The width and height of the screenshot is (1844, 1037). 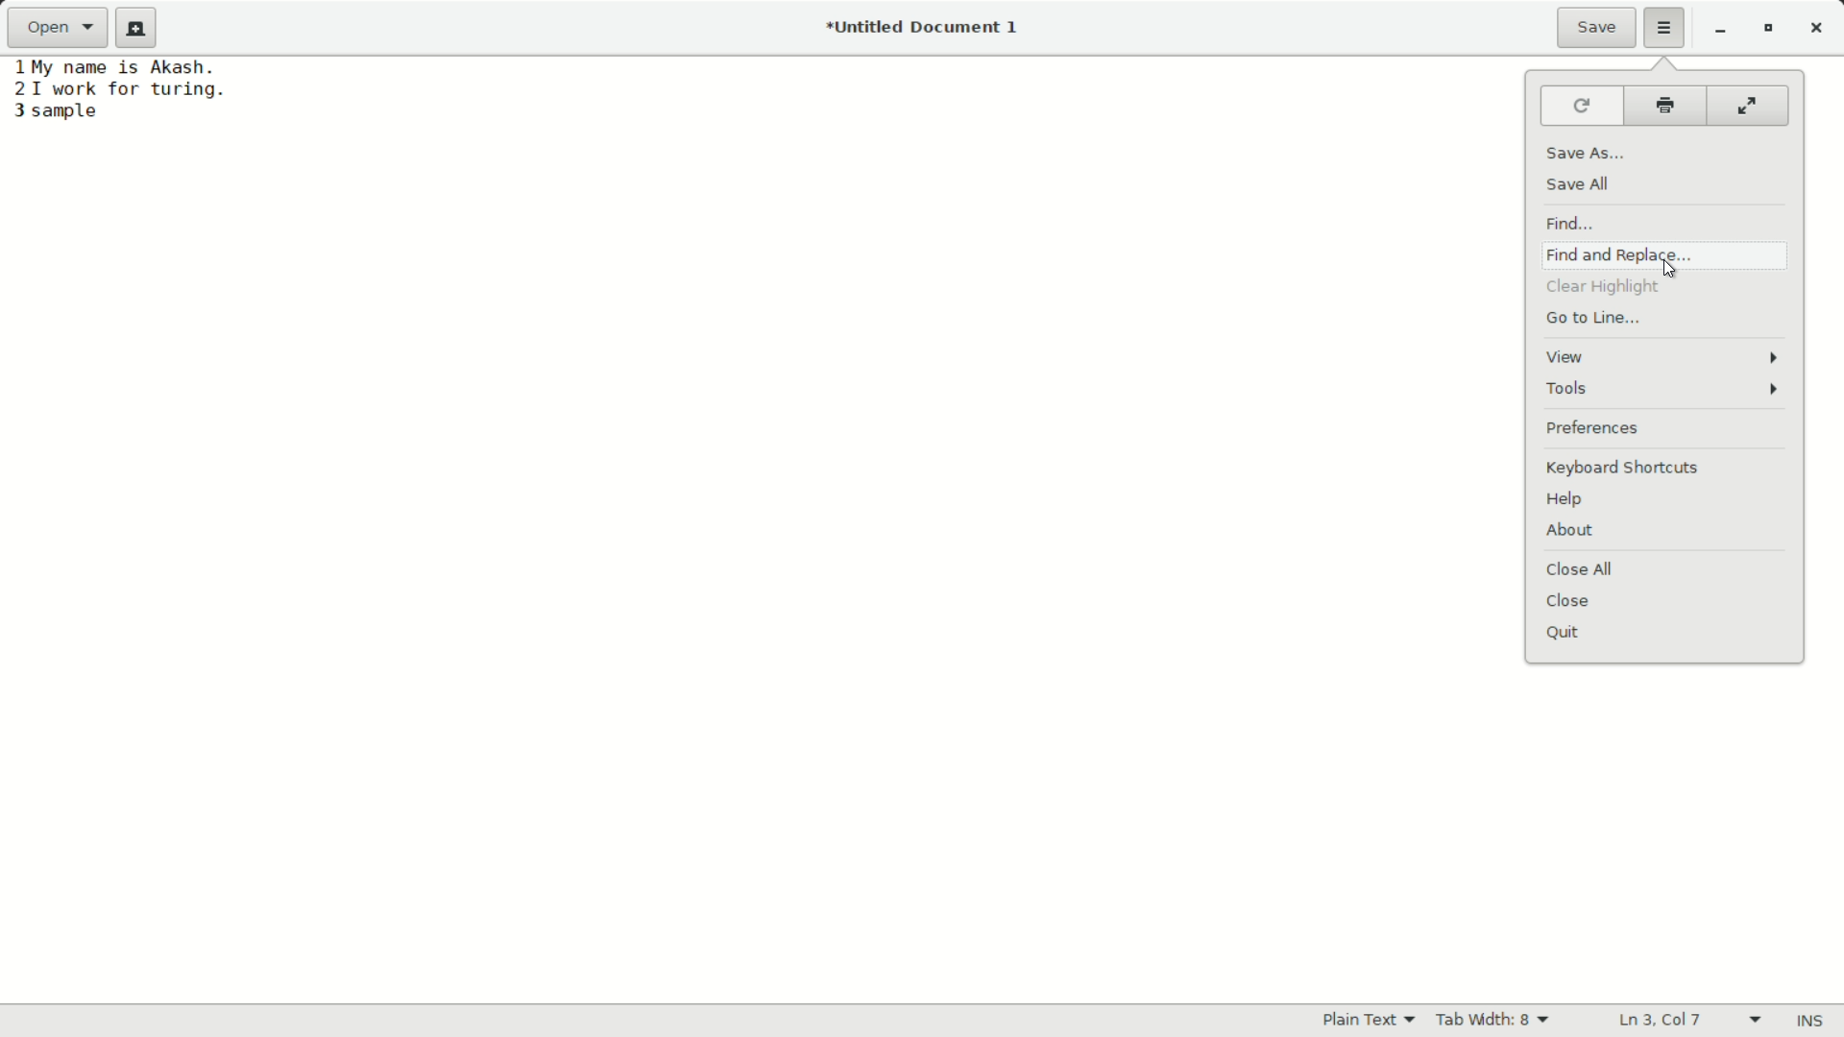 I want to click on plain text, so click(x=1373, y=1019).